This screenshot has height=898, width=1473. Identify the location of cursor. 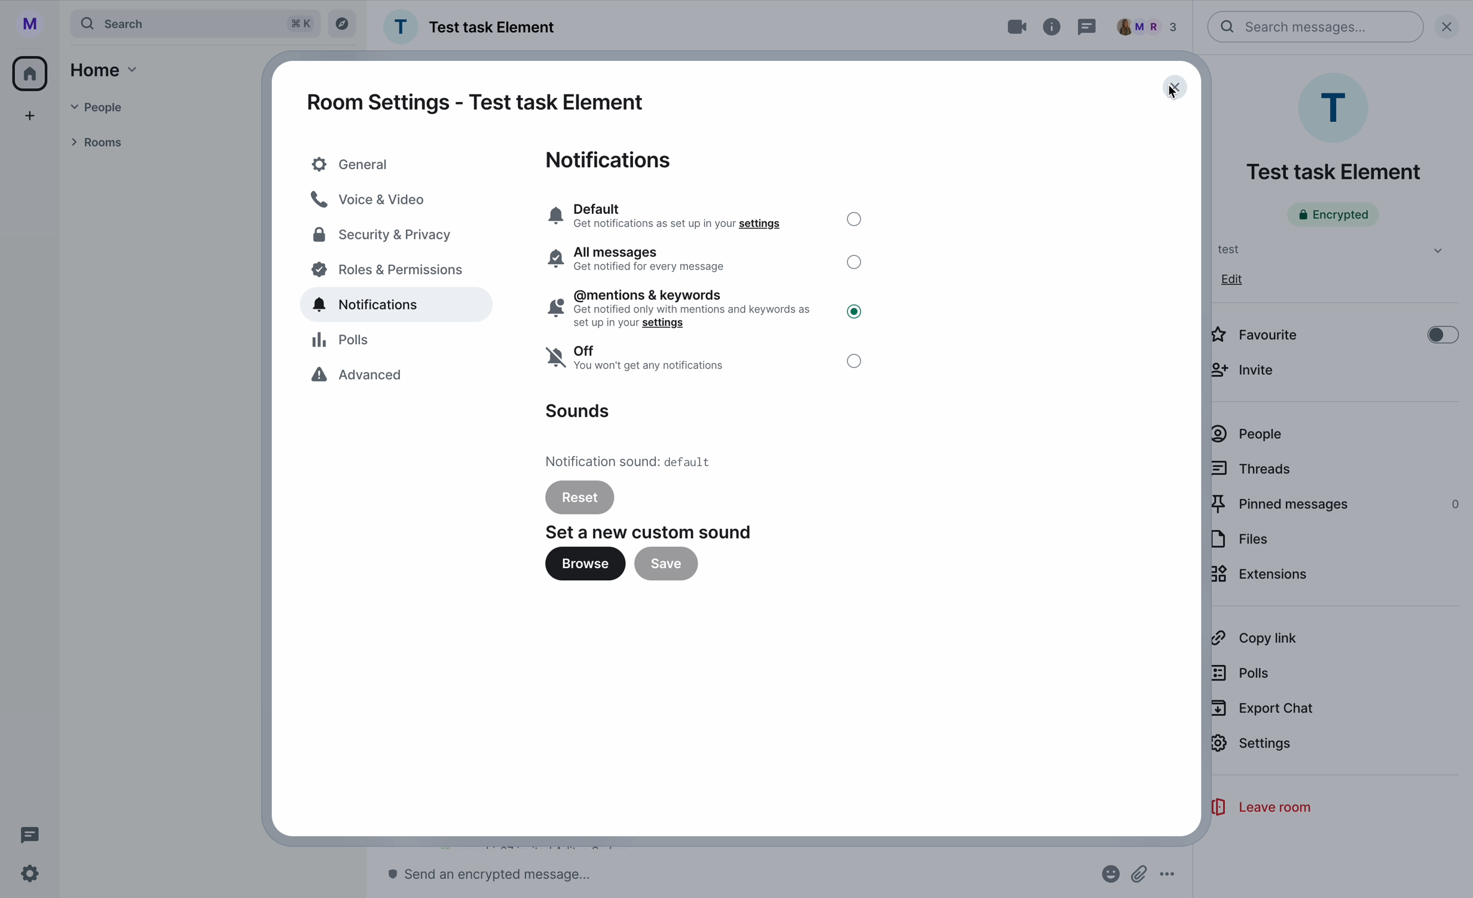
(1166, 96).